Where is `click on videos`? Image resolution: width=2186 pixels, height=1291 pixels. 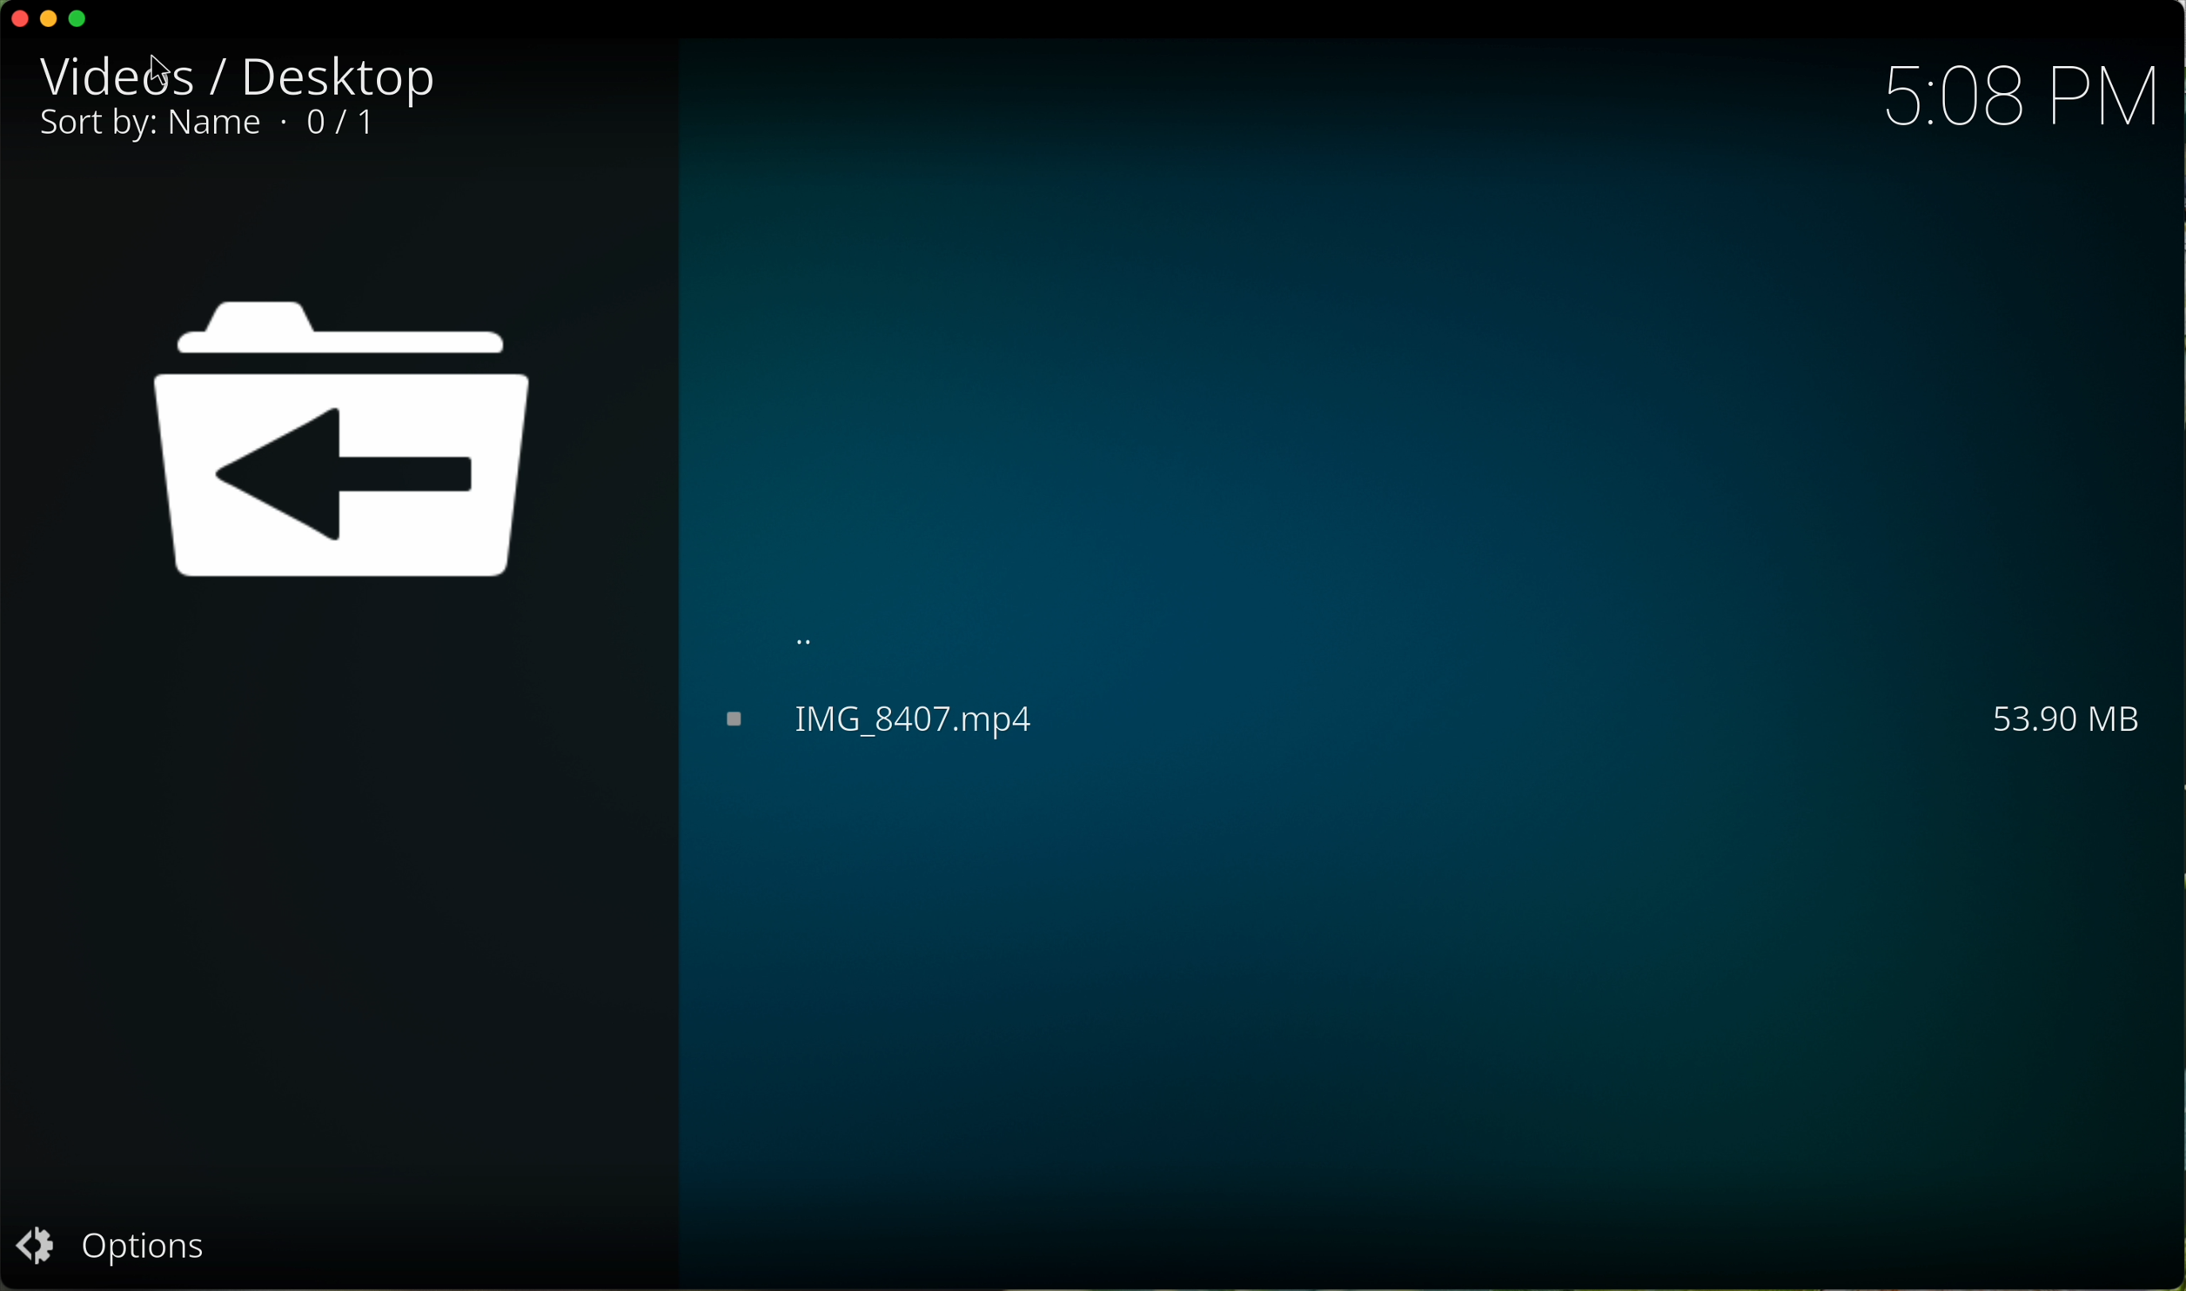 click on videos is located at coordinates (122, 76).